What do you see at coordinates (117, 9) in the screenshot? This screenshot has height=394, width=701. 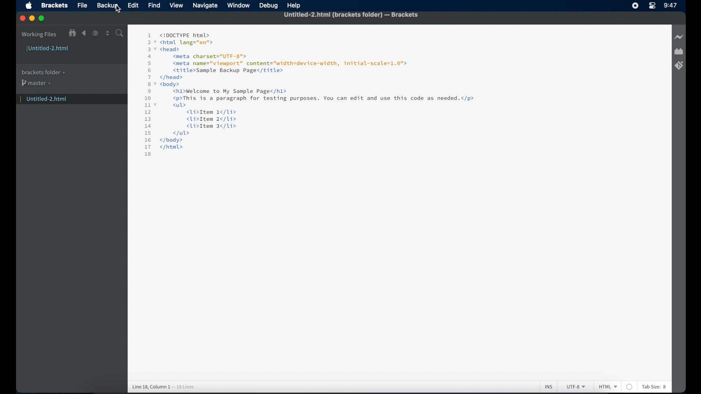 I see `Cursor` at bounding box center [117, 9].